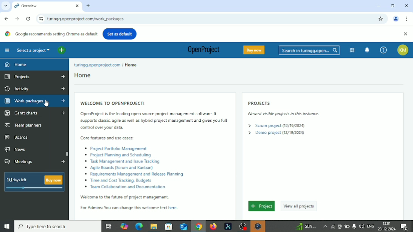 This screenshot has width=413, height=232. Describe the element at coordinates (6, 227) in the screenshot. I see `Windows` at that location.